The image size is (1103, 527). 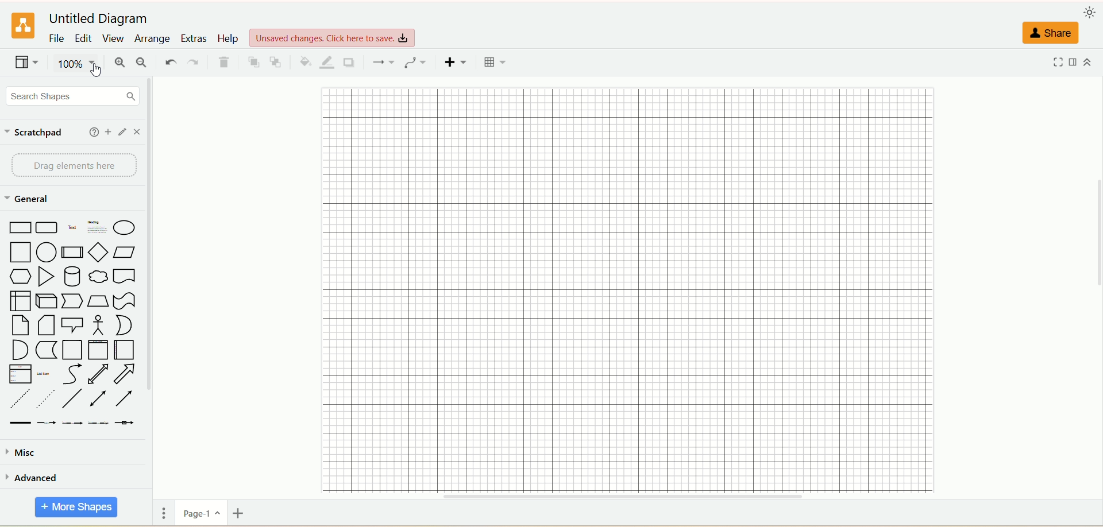 What do you see at coordinates (122, 132) in the screenshot?
I see `edit` at bounding box center [122, 132].